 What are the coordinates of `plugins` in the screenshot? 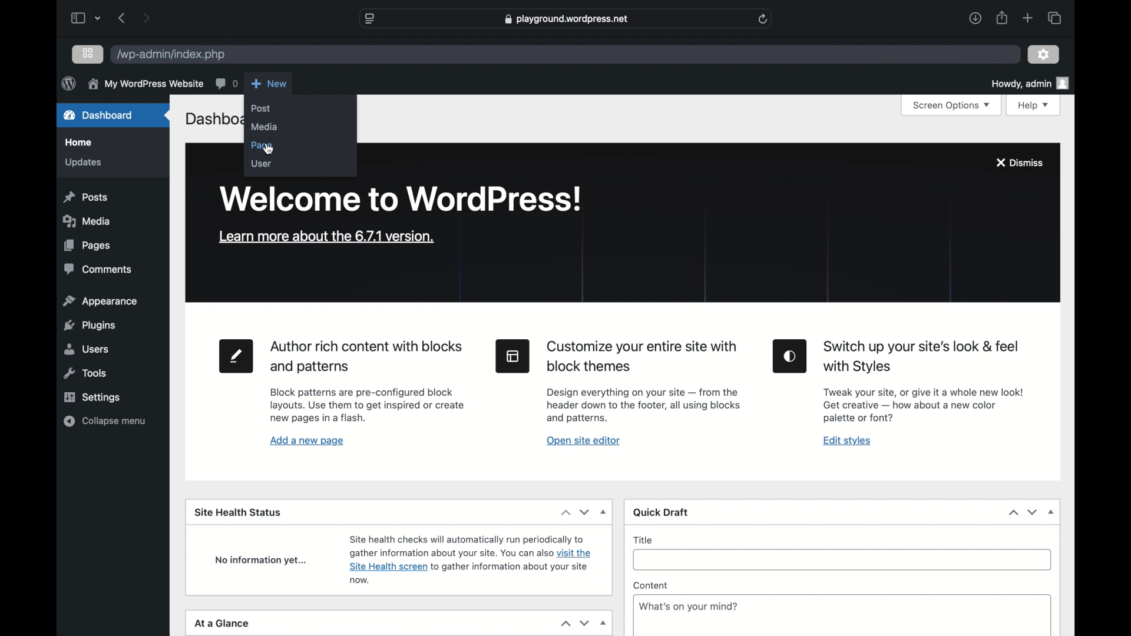 It's located at (89, 326).